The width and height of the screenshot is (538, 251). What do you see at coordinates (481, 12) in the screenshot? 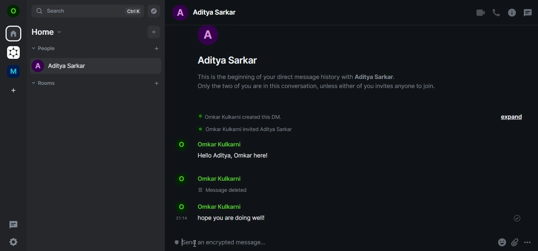
I see `video call` at bounding box center [481, 12].